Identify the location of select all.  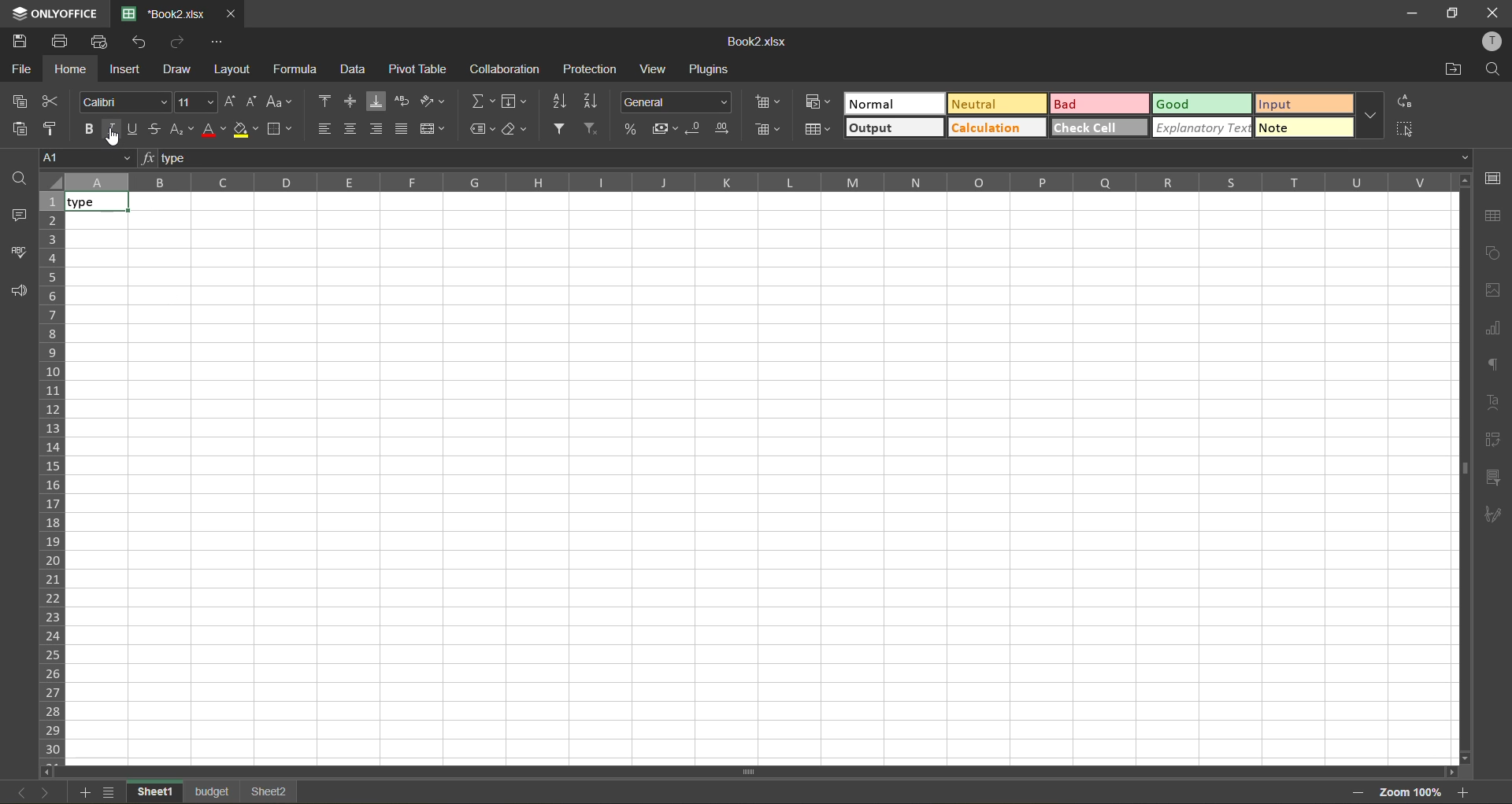
(1407, 129).